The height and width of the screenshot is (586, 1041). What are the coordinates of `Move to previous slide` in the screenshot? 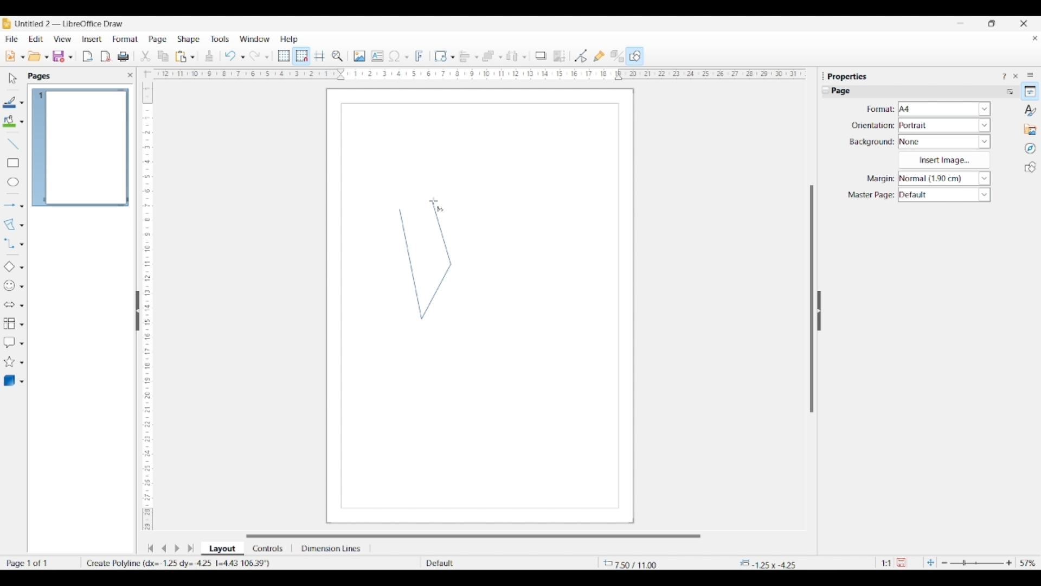 It's located at (164, 548).